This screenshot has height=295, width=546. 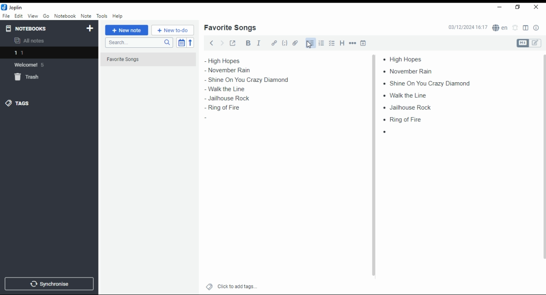 I want to click on toggle layout, so click(x=526, y=28).